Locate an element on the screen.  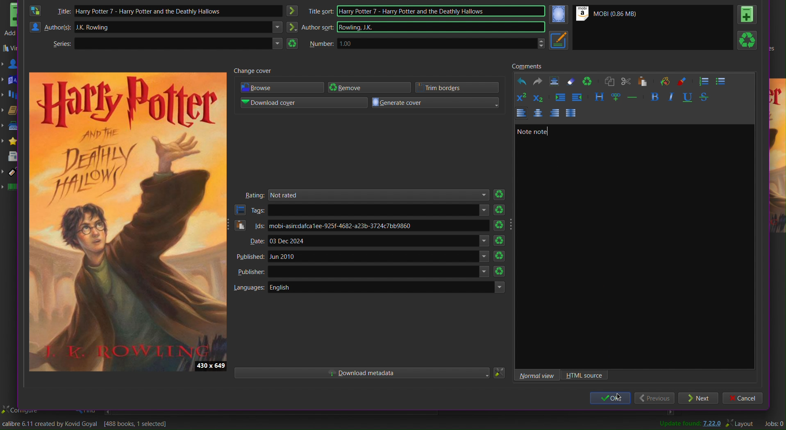
Series is located at coordinates (60, 45).